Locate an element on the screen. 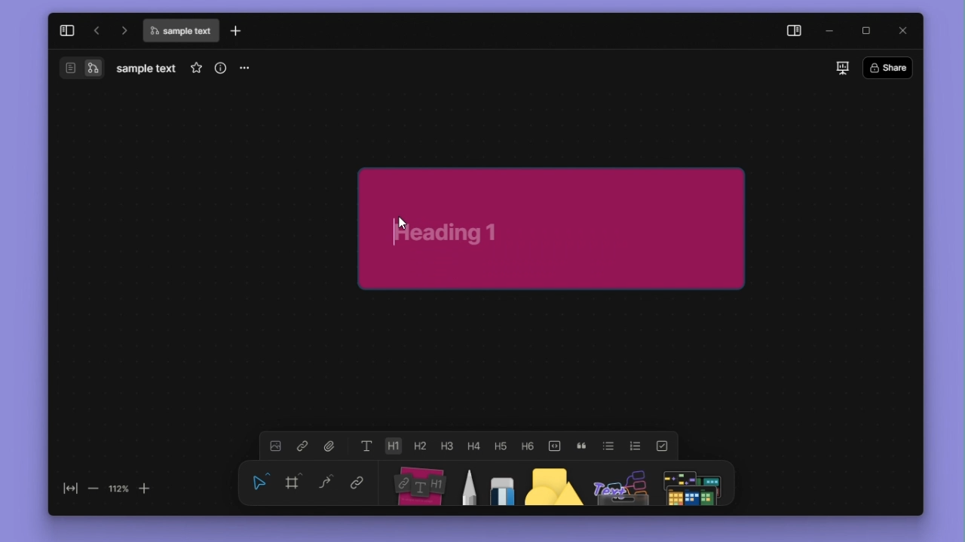  fit to screen is located at coordinates (71, 489).